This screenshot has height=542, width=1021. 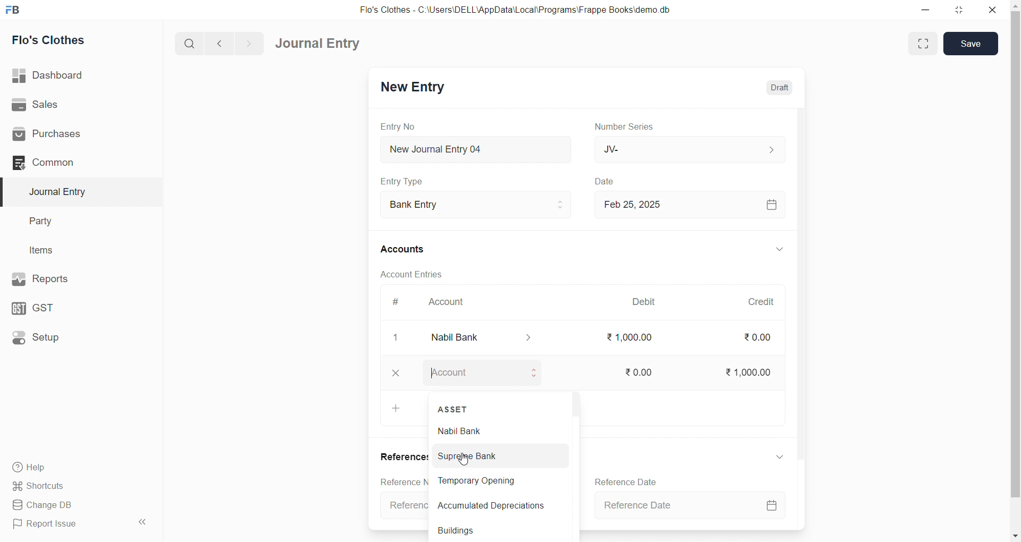 I want to click on Entry Type, so click(x=407, y=181).